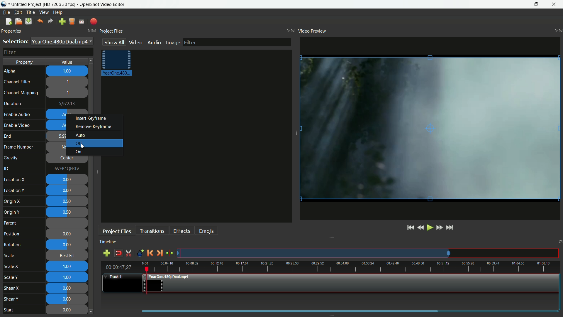 The image size is (563, 317). What do you see at coordinates (94, 127) in the screenshot?
I see `remove keyframe` at bounding box center [94, 127].